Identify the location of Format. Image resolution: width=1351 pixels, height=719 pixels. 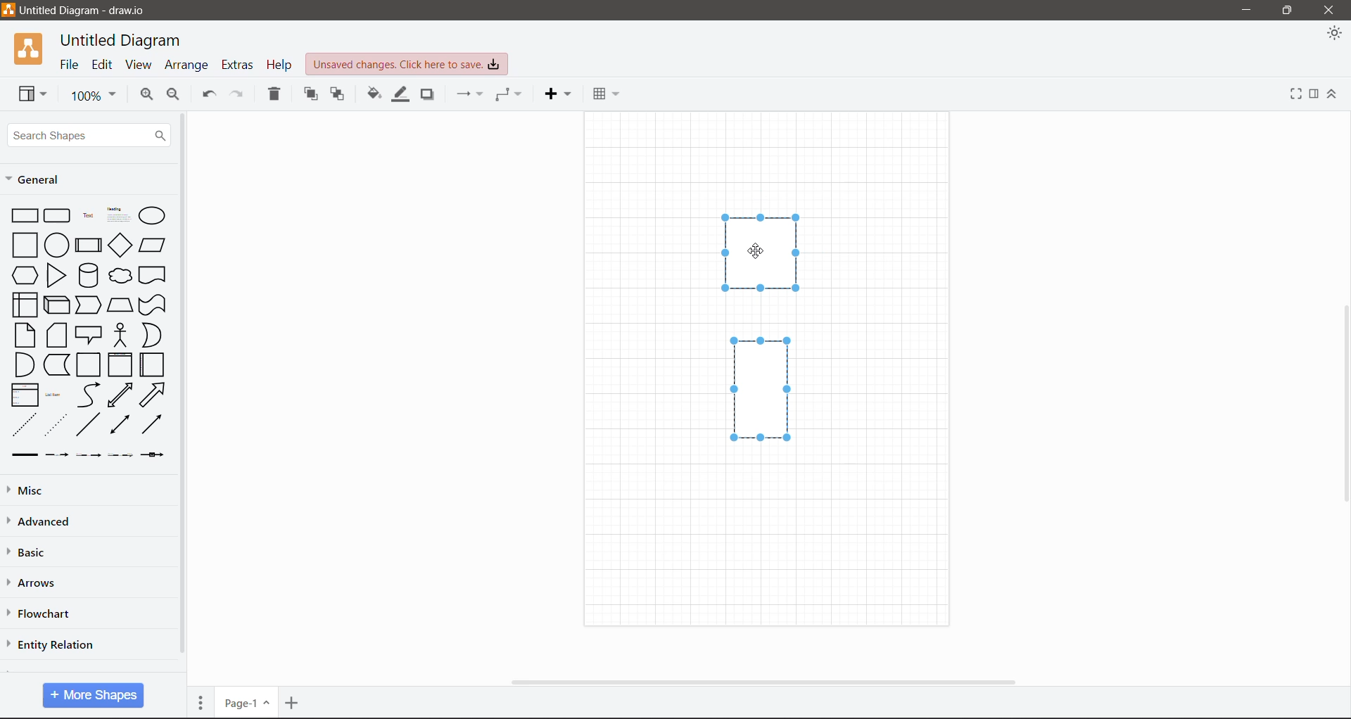
(1314, 95).